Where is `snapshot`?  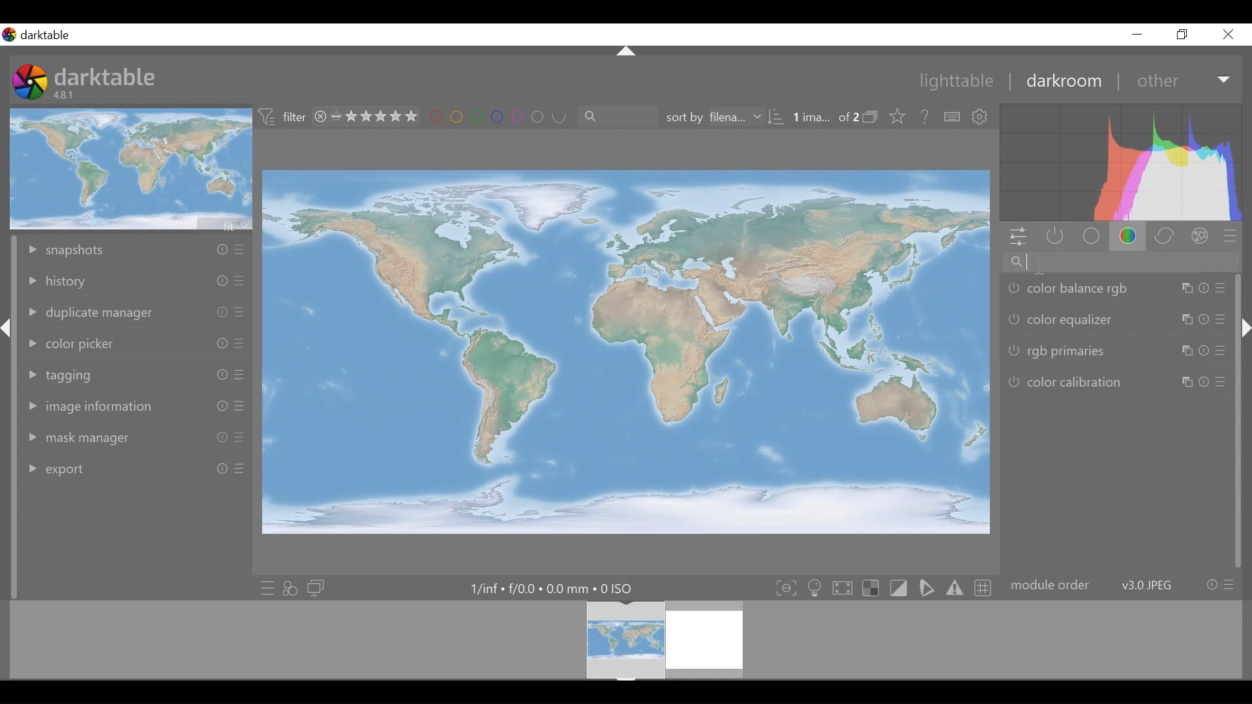 snapshot is located at coordinates (134, 251).